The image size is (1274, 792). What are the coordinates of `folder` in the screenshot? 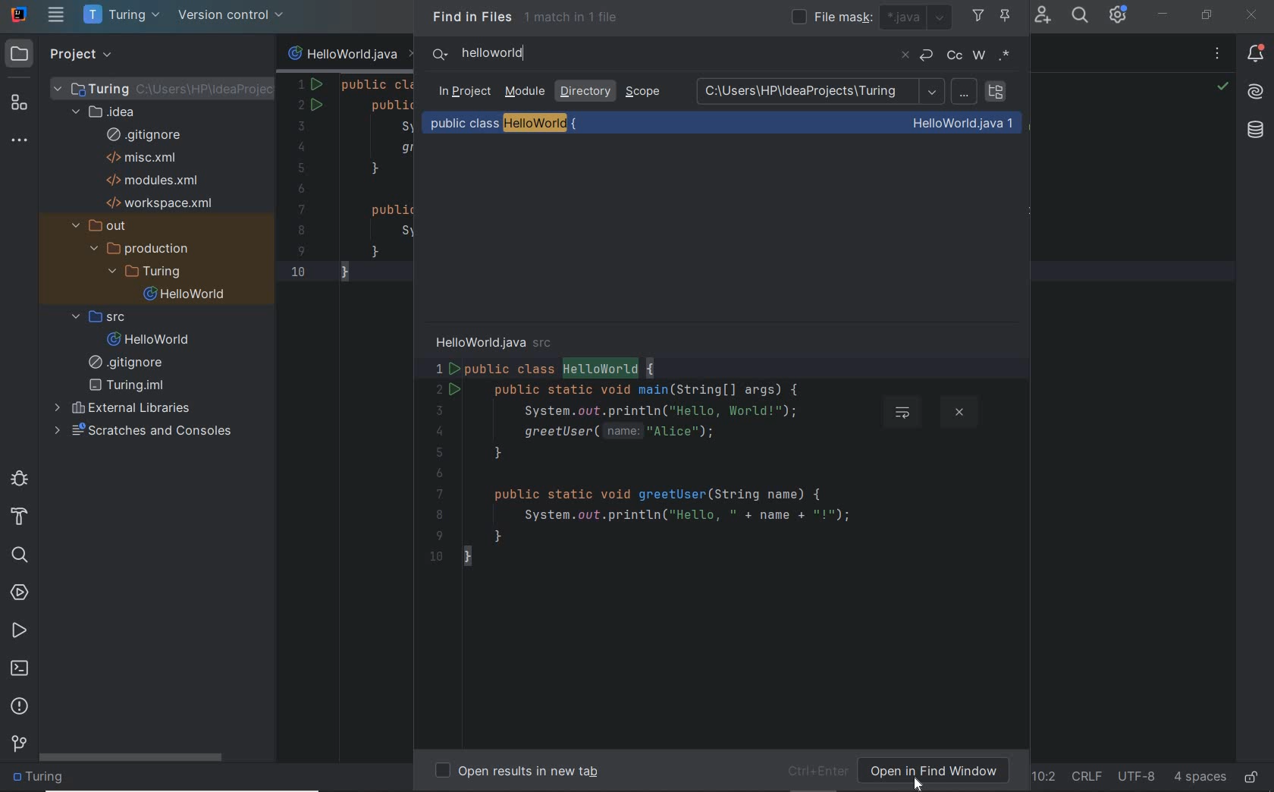 It's located at (45, 778).